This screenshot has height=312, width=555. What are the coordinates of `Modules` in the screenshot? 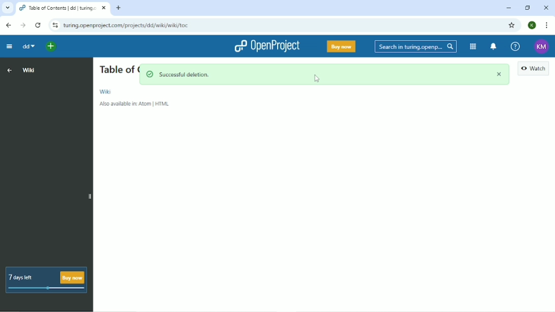 It's located at (473, 46).